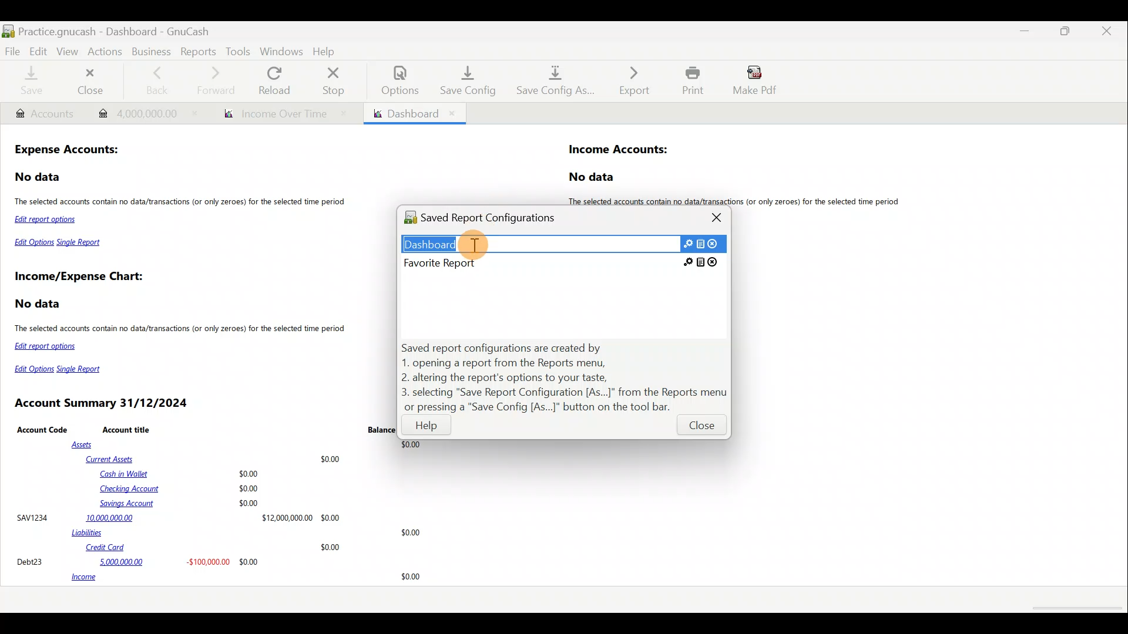 The image size is (1128, 634). What do you see at coordinates (13, 50) in the screenshot?
I see `File` at bounding box center [13, 50].